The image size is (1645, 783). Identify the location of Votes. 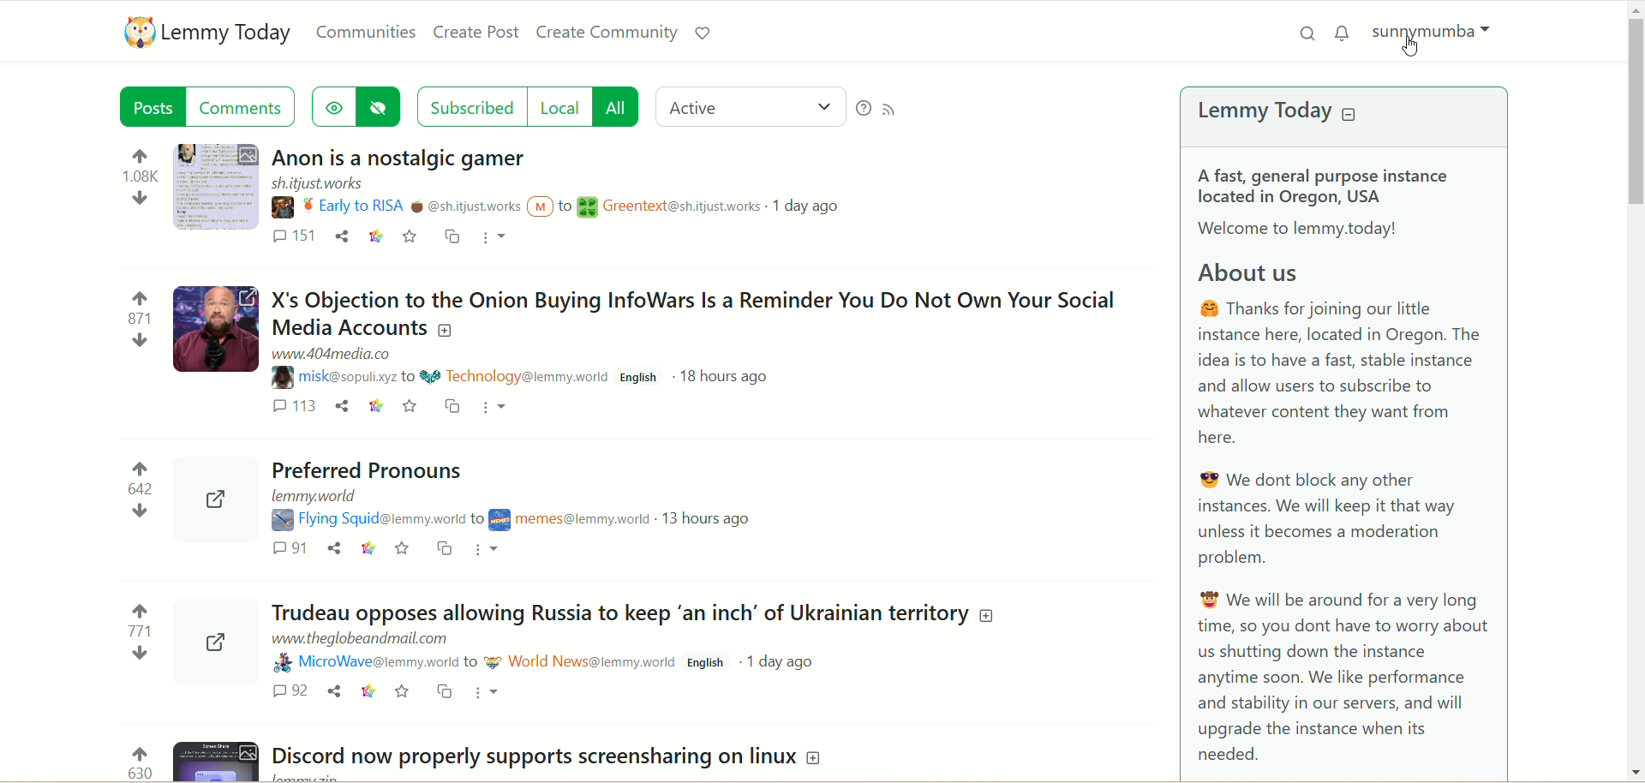
(137, 492).